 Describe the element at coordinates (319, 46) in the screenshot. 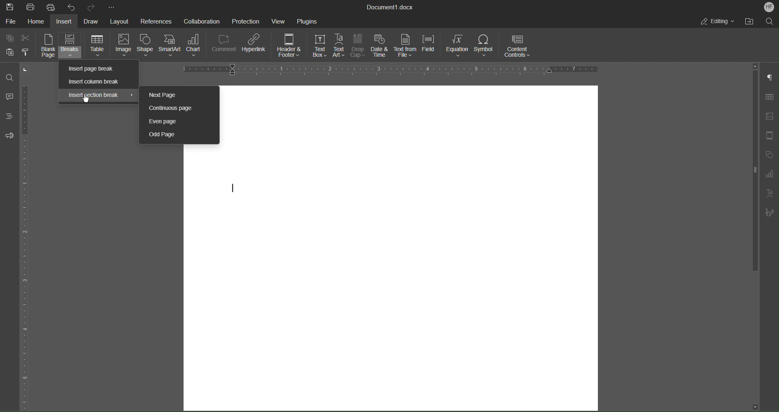

I see `Text Box` at that location.